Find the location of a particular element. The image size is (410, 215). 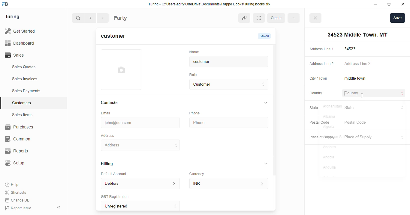

Email is located at coordinates (107, 113).